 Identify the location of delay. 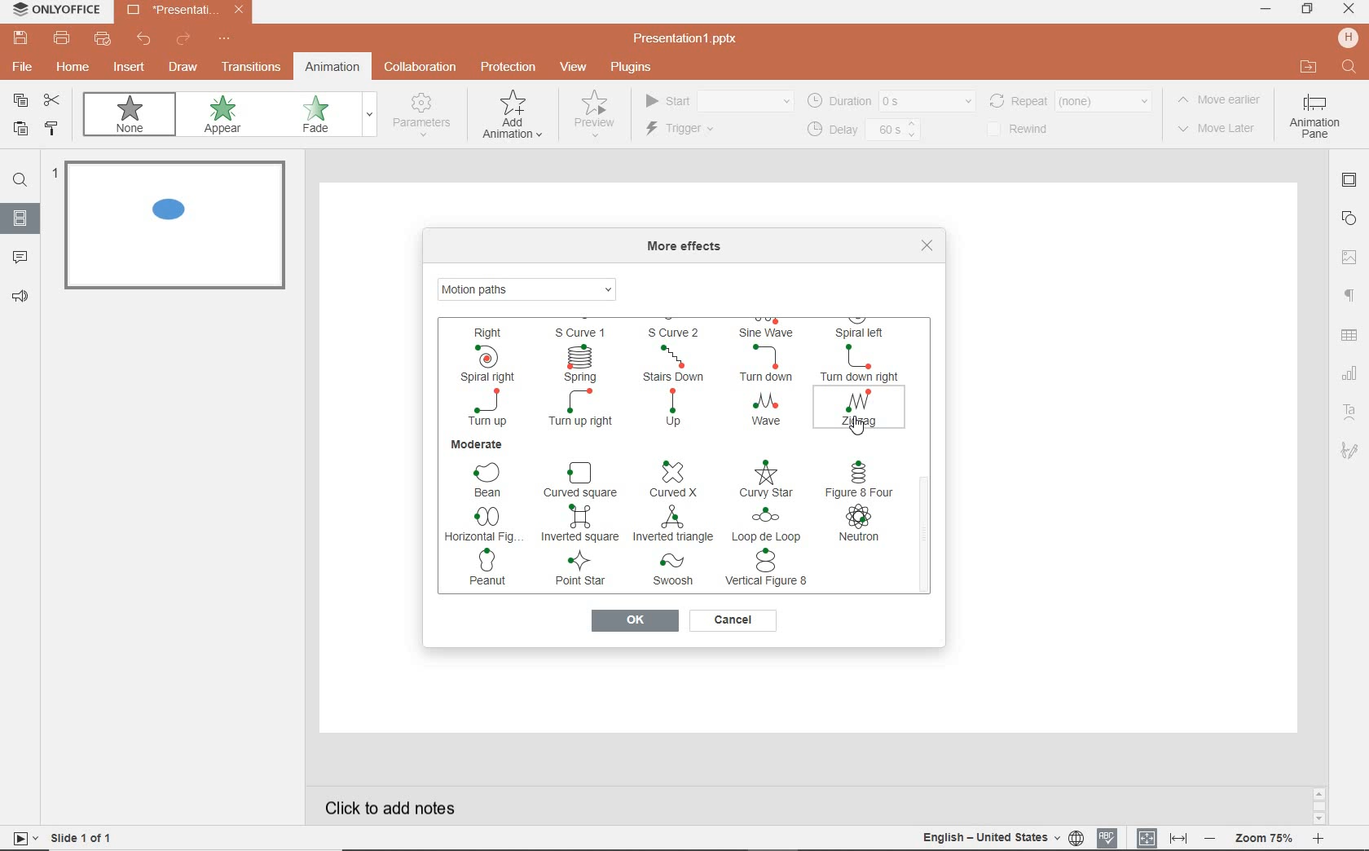
(862, 130).